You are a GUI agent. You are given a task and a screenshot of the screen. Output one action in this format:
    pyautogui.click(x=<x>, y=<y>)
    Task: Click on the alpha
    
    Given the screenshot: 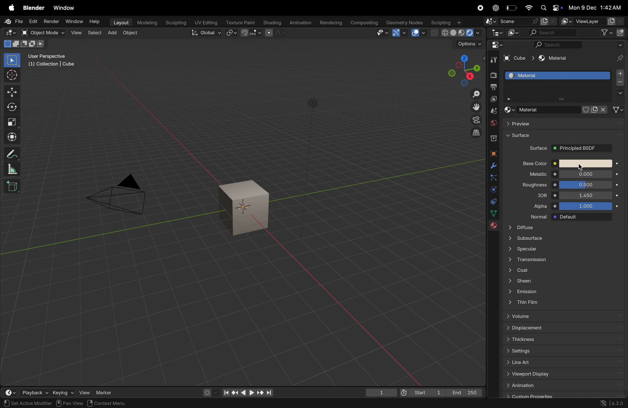 What is the action you would take?
    pyautogui.click(x=535, y=206)
    